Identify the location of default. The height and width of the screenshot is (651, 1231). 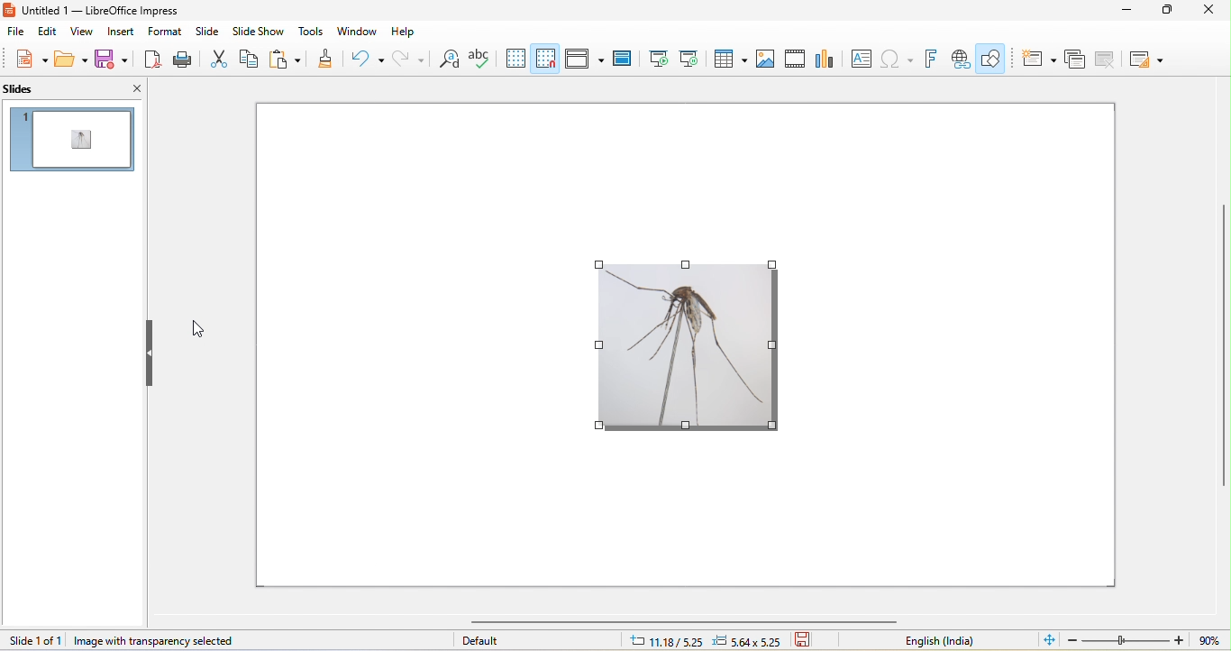
(486, 639).